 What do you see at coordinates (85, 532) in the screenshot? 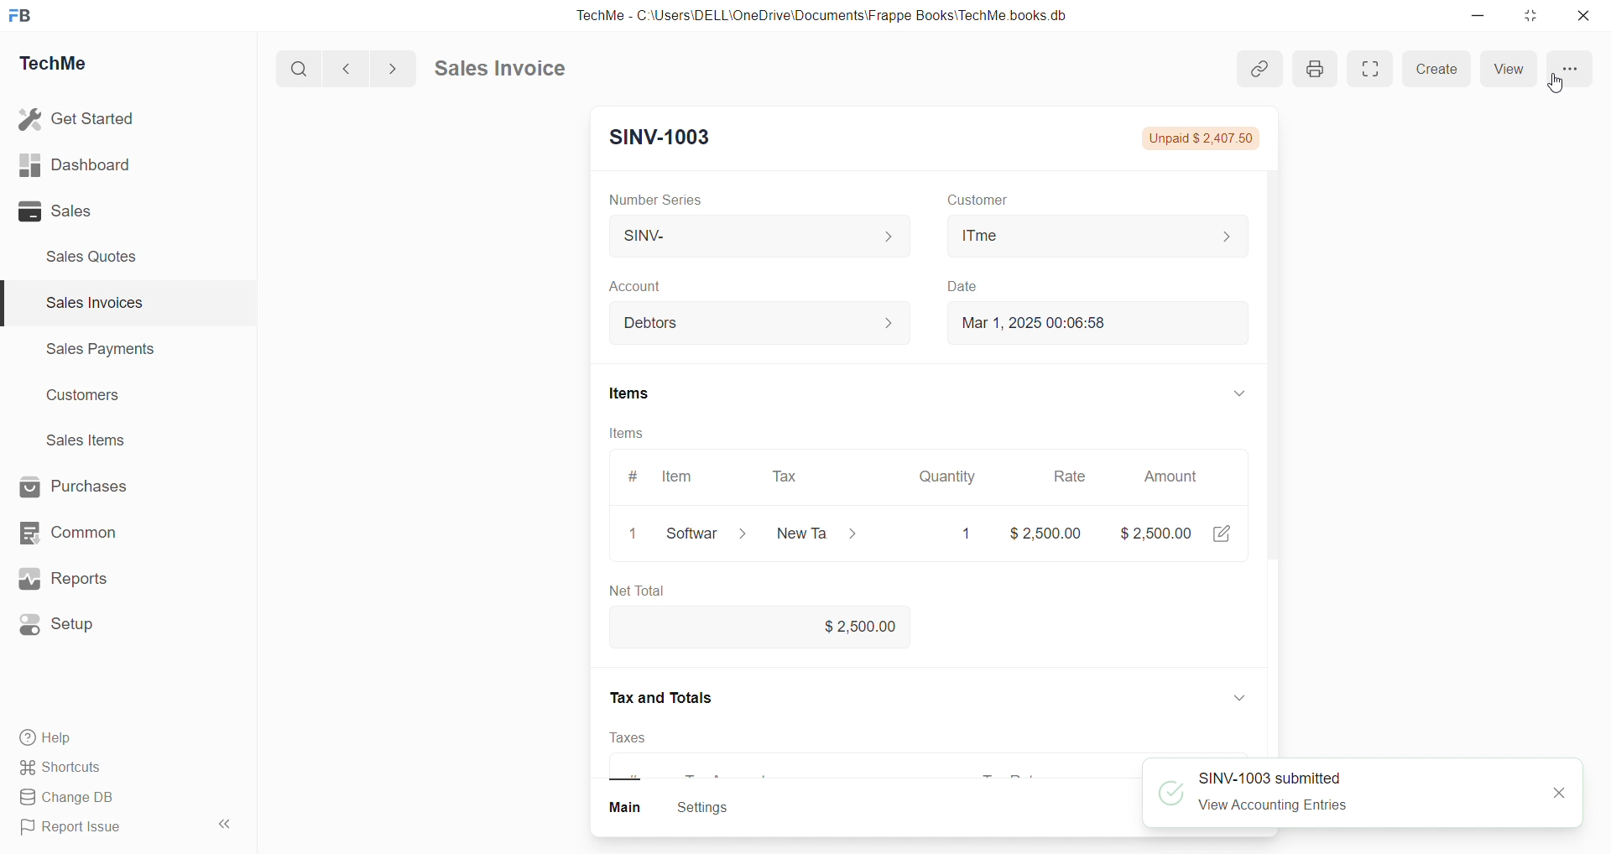
I see `EB Common` at bounding box center [85, 532].